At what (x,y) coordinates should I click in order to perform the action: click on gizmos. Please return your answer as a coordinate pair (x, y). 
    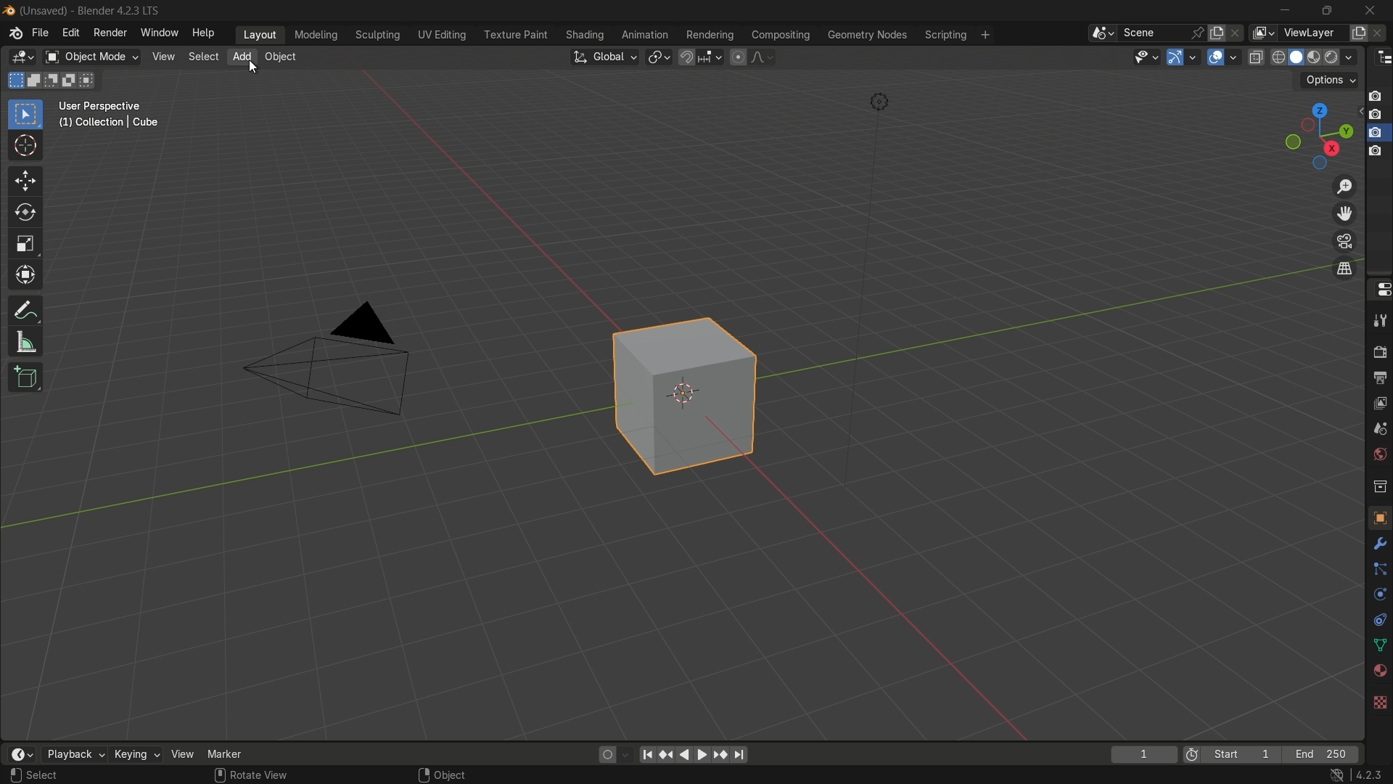
    Looking at the image, I should click on (1193, 56).